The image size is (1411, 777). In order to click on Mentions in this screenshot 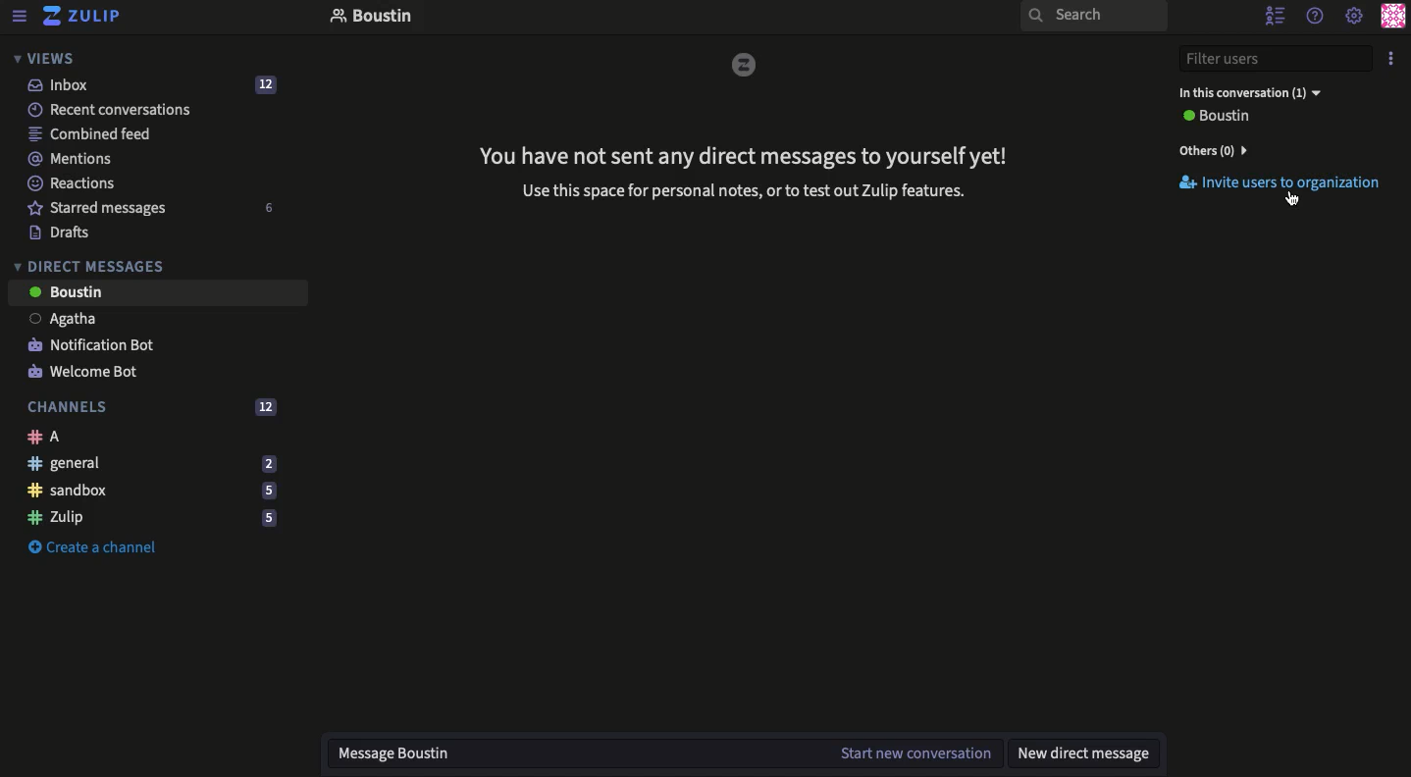, I will do `click(63, 159)`.